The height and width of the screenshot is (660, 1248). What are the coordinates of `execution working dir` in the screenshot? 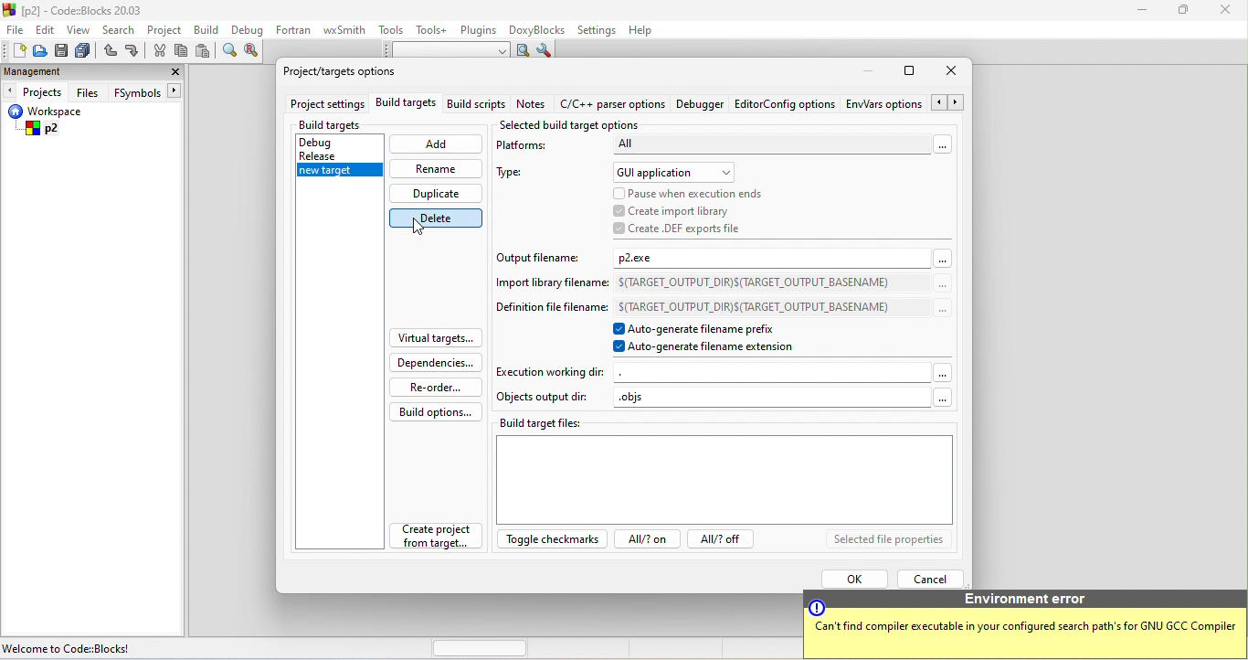 It's located at (724, 372).